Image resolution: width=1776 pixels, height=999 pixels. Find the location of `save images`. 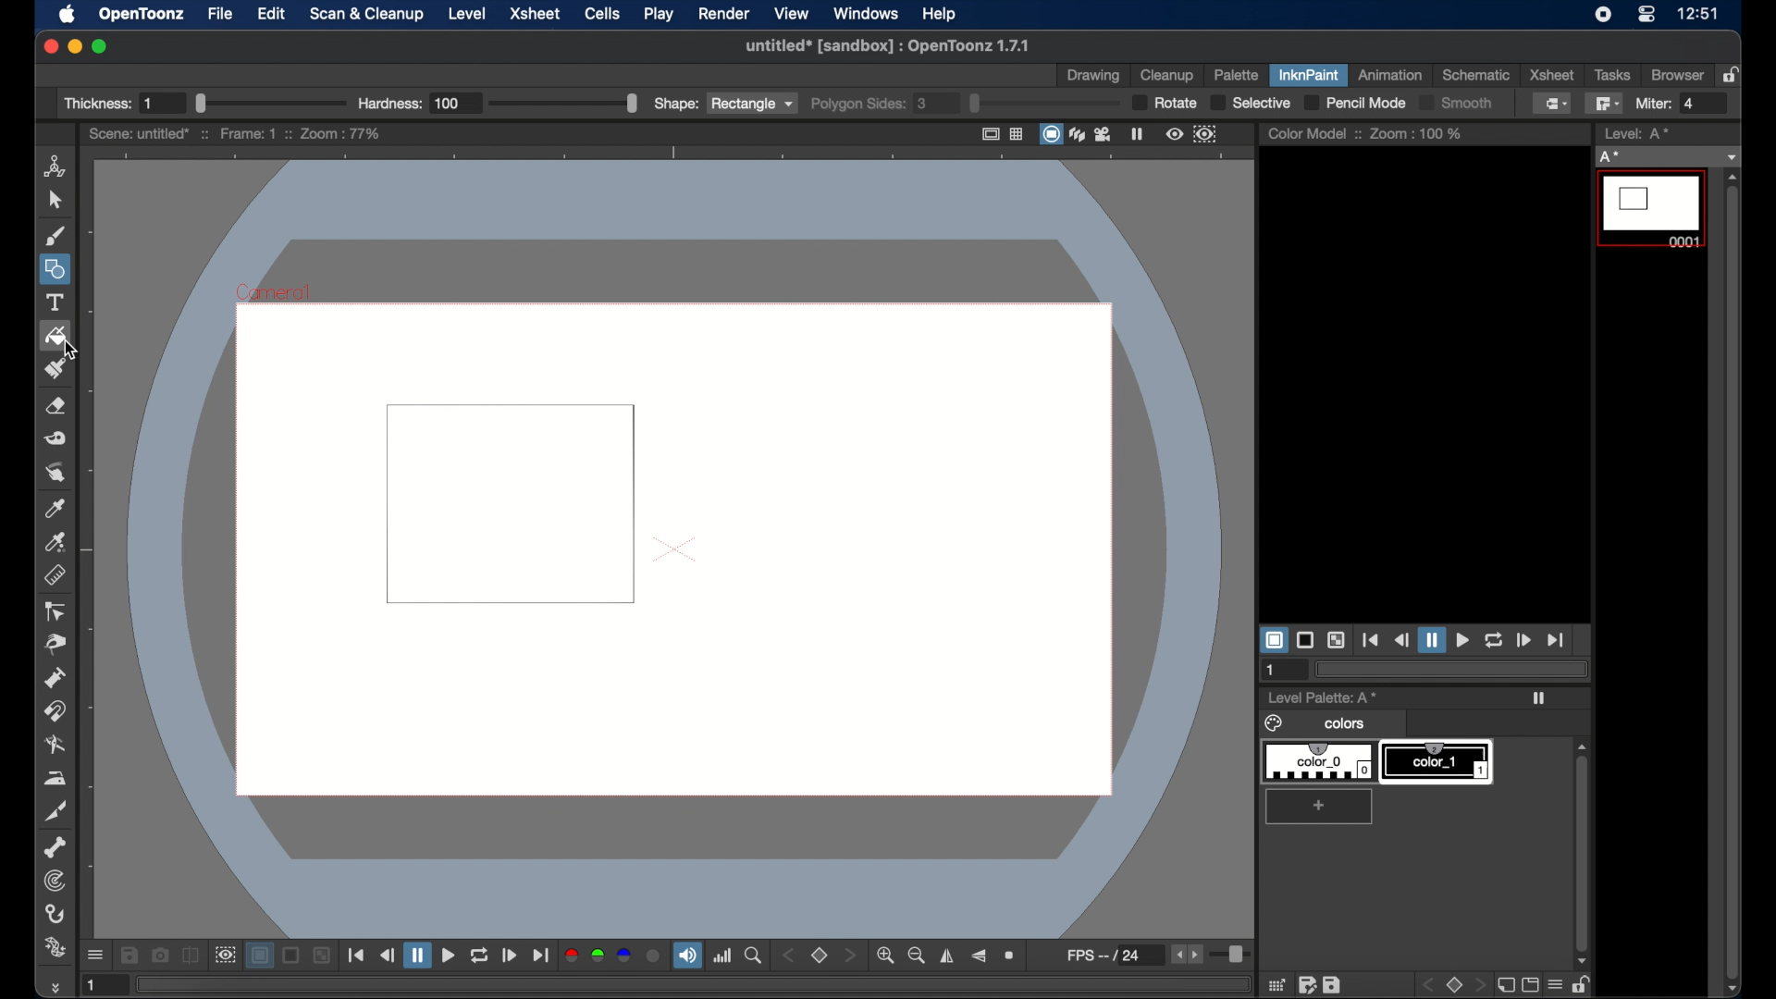

save images is located at coordinates (129, 956).